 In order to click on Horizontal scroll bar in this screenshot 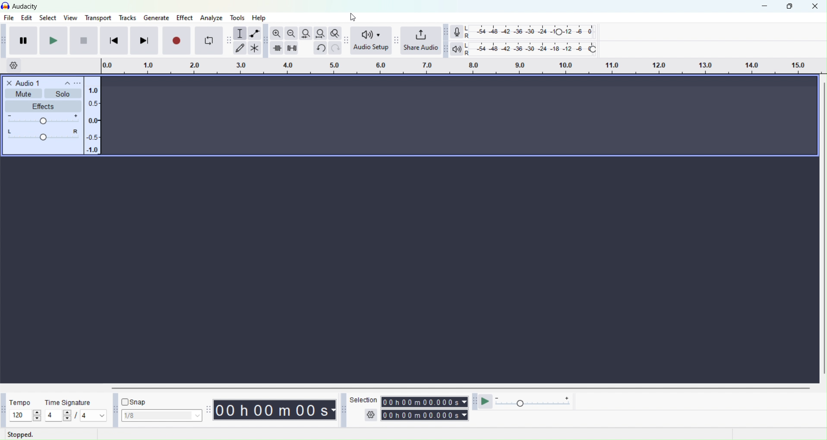, I will do `click(822, 229)`.